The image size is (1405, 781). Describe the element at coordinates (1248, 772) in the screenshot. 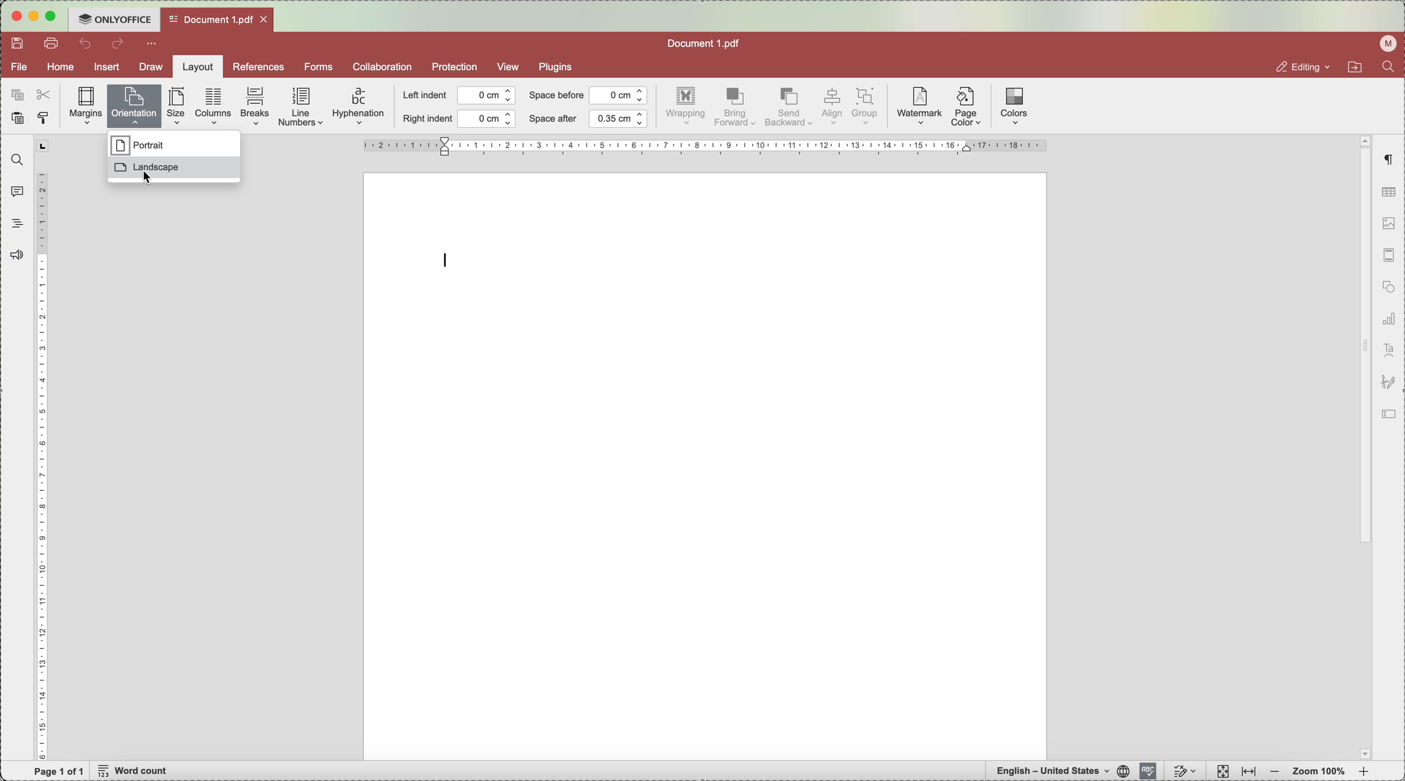

I see `fit to wight` at that location.